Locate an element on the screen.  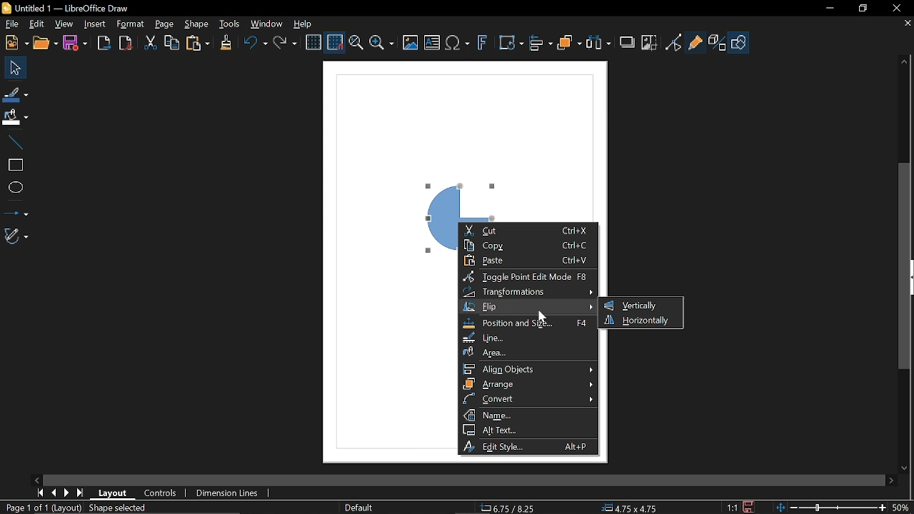
Move up is located at coordinates (905, 59).